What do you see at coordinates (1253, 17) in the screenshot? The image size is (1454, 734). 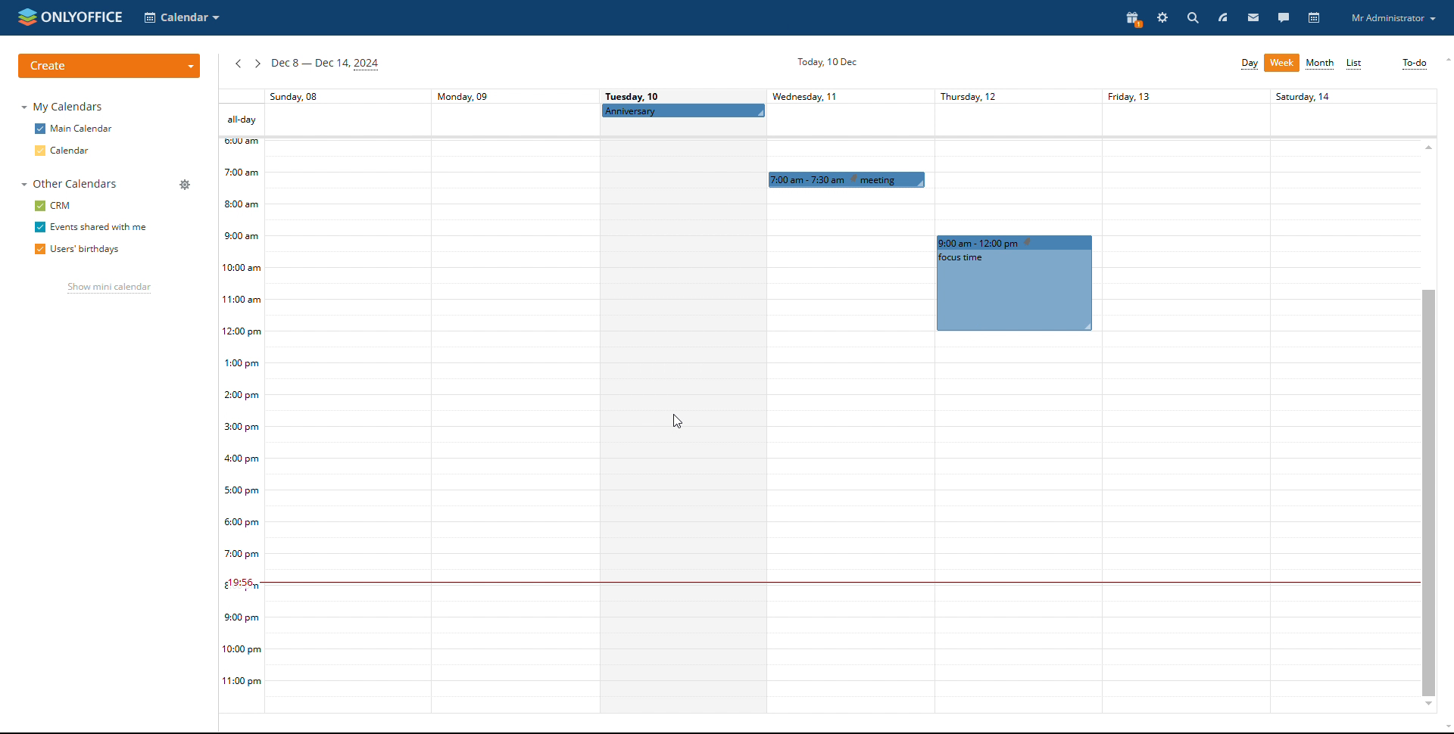 I see `mail` at bounding box center [1253, 17].